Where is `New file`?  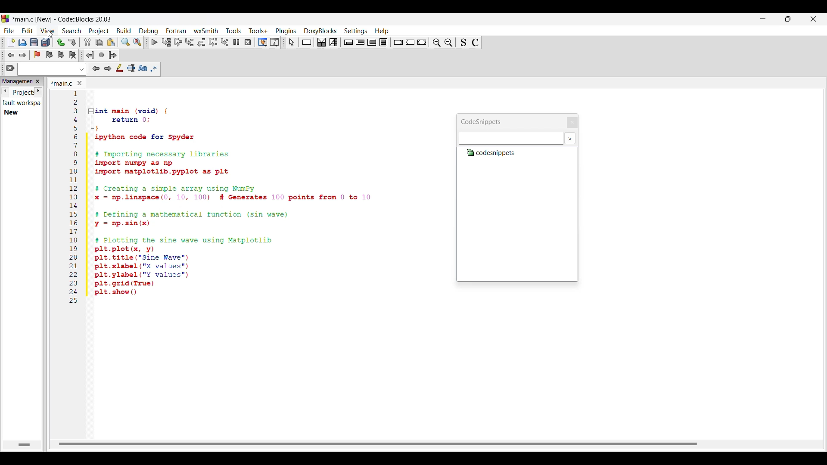
New file is located at coordinates (11, 42).